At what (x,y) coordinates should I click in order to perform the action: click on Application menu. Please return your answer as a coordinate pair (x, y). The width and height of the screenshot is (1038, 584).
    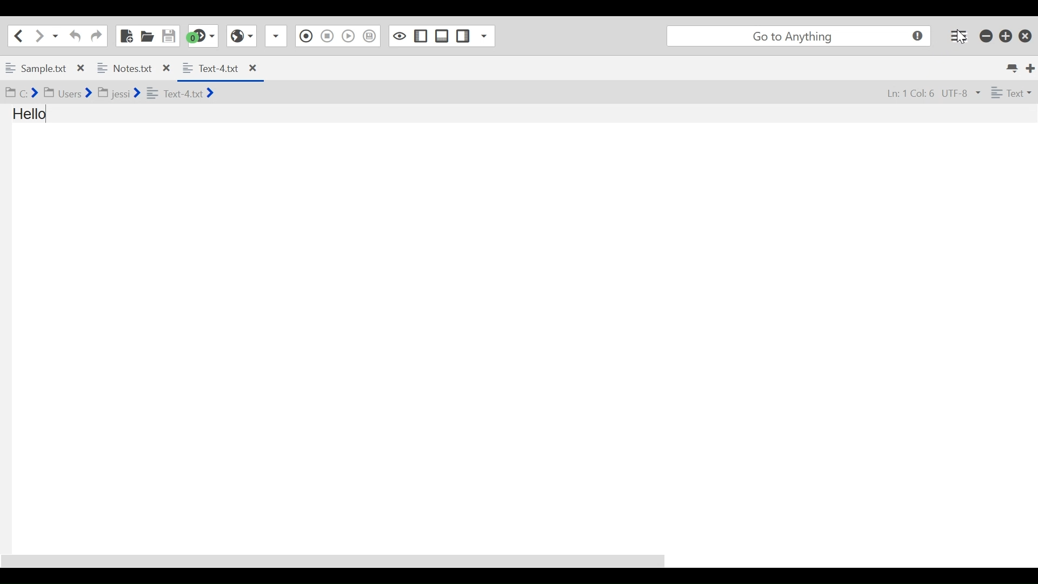
    Looking at the image, I should click on (959, 36).